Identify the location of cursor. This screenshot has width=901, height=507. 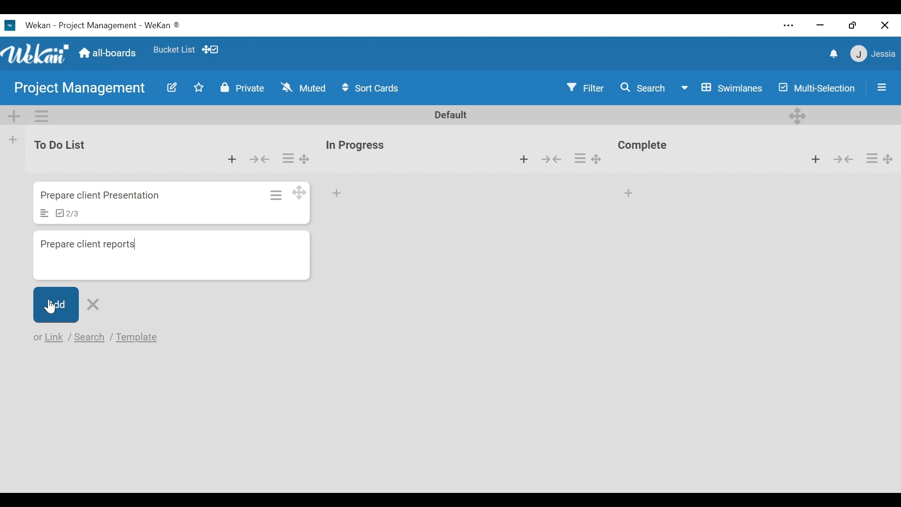
(47, 307).